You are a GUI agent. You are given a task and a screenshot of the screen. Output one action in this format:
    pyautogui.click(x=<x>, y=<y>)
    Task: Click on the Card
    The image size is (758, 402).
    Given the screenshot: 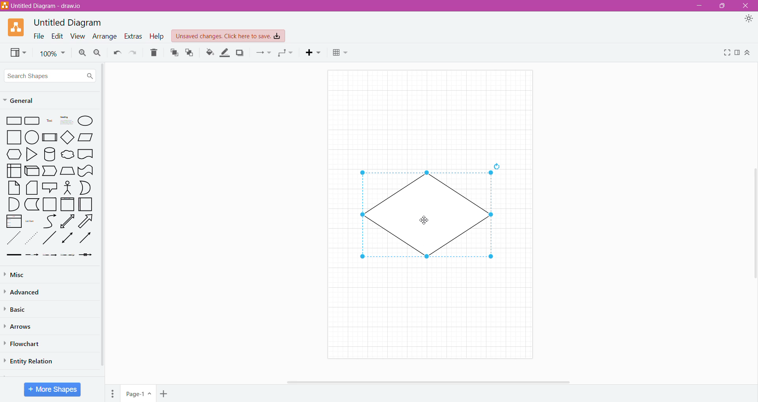 What is the action you would take?
    pyautogui.click(x=31, y=188)
    